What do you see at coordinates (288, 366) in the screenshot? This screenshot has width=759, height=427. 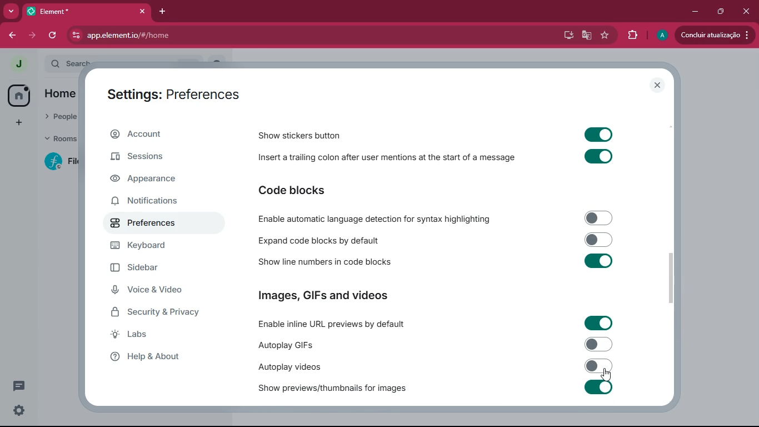 I see `autoplay videos` at bounding box center [288, 366].